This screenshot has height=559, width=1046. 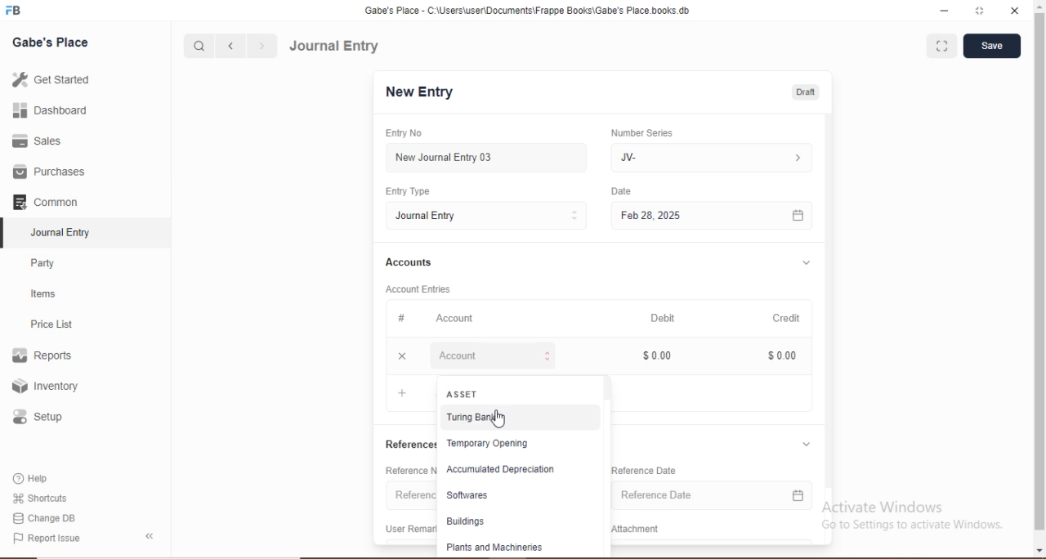 What do you see at coordinates (34, 141) in the screenshot?
I see `Sales` at bounding box center [34, 141].